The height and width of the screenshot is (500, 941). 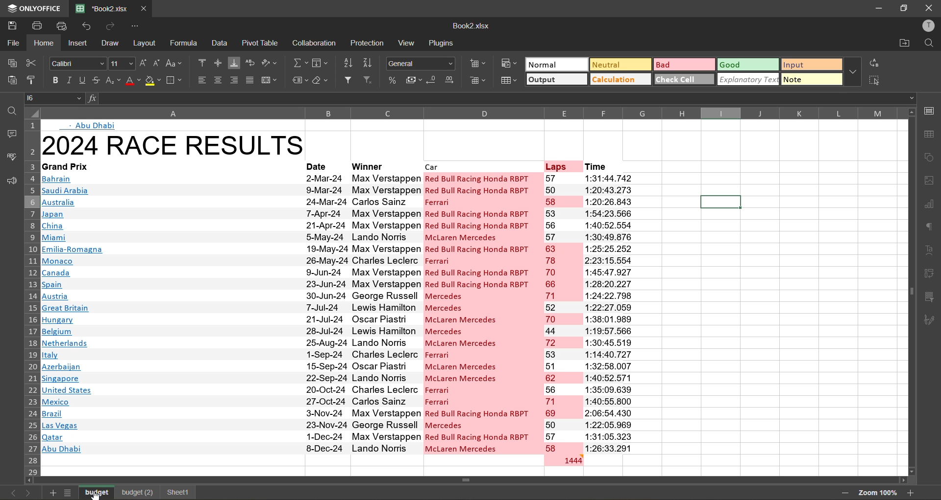 What do you see at coordinates (28, 492) in the screenshot?
I see `next` at bounding box center [28, 492].